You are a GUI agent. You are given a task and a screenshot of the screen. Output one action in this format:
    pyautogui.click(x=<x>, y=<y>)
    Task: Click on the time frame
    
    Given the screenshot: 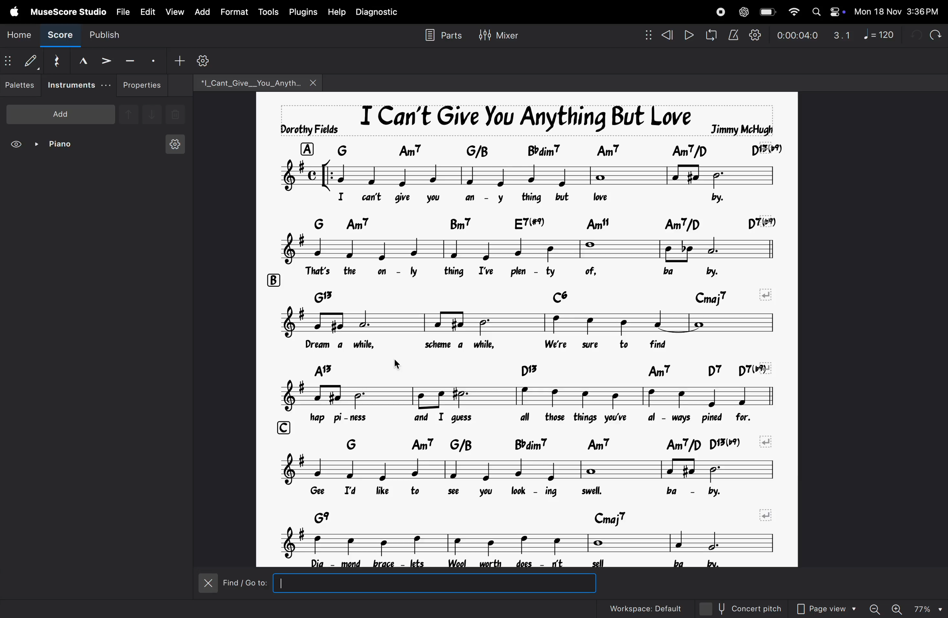 What is the action you would take?
    pyautogui.click(x=794, y=35)
    